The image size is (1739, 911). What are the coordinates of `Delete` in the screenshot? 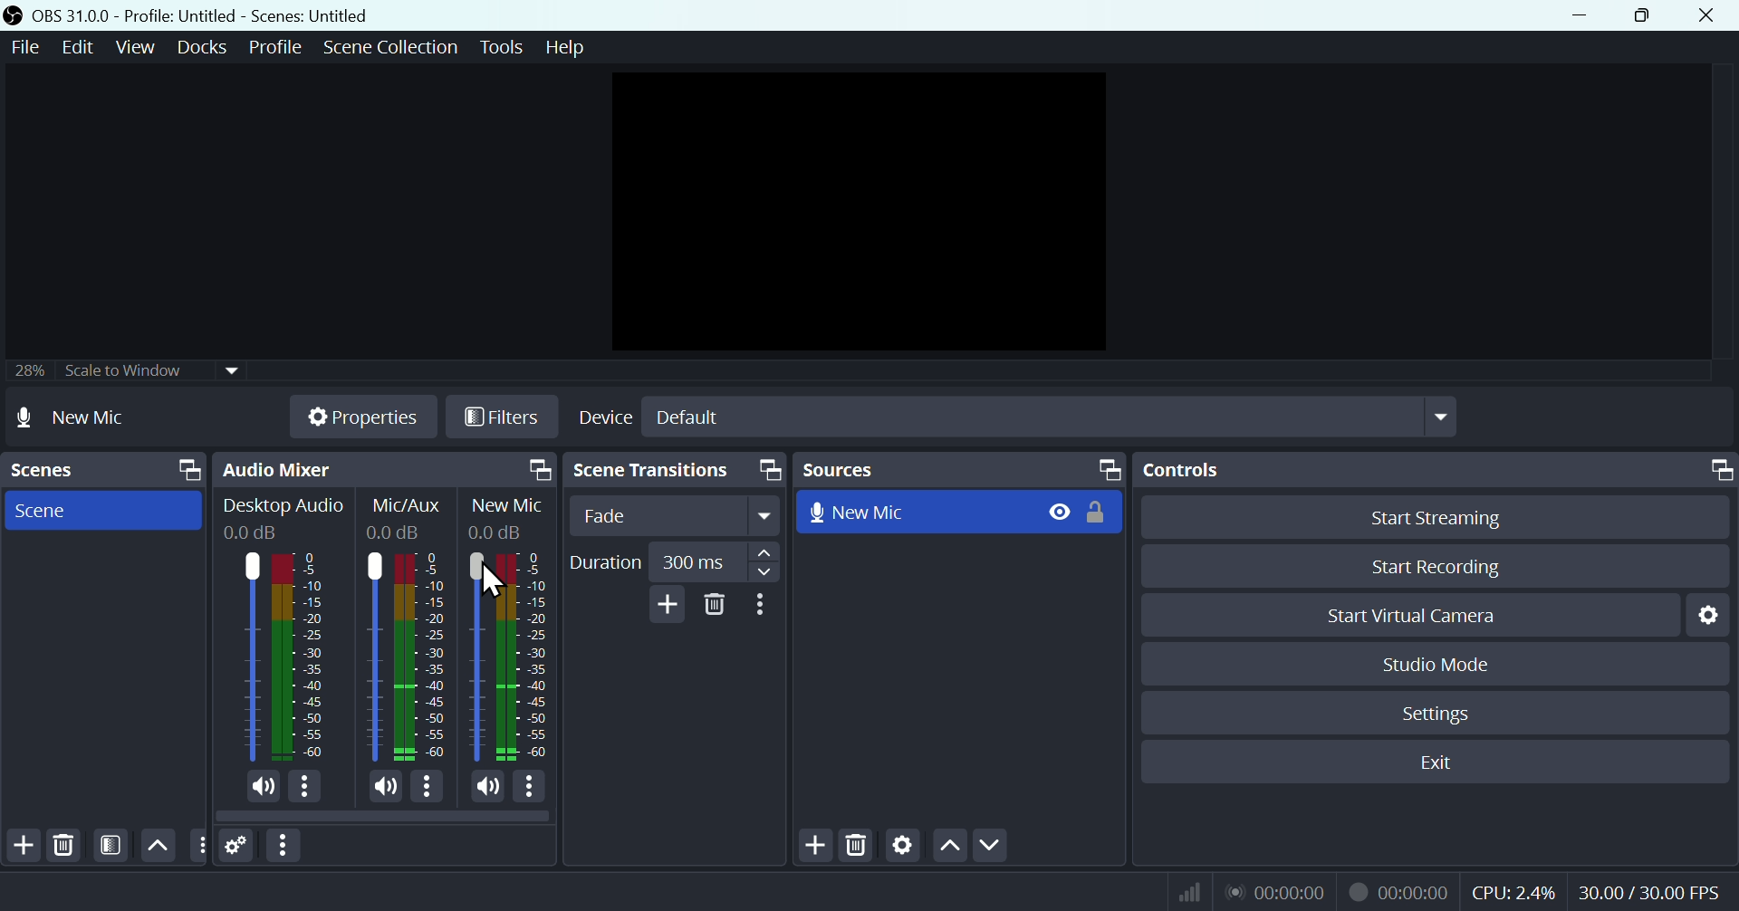 It's located at (859, 848).